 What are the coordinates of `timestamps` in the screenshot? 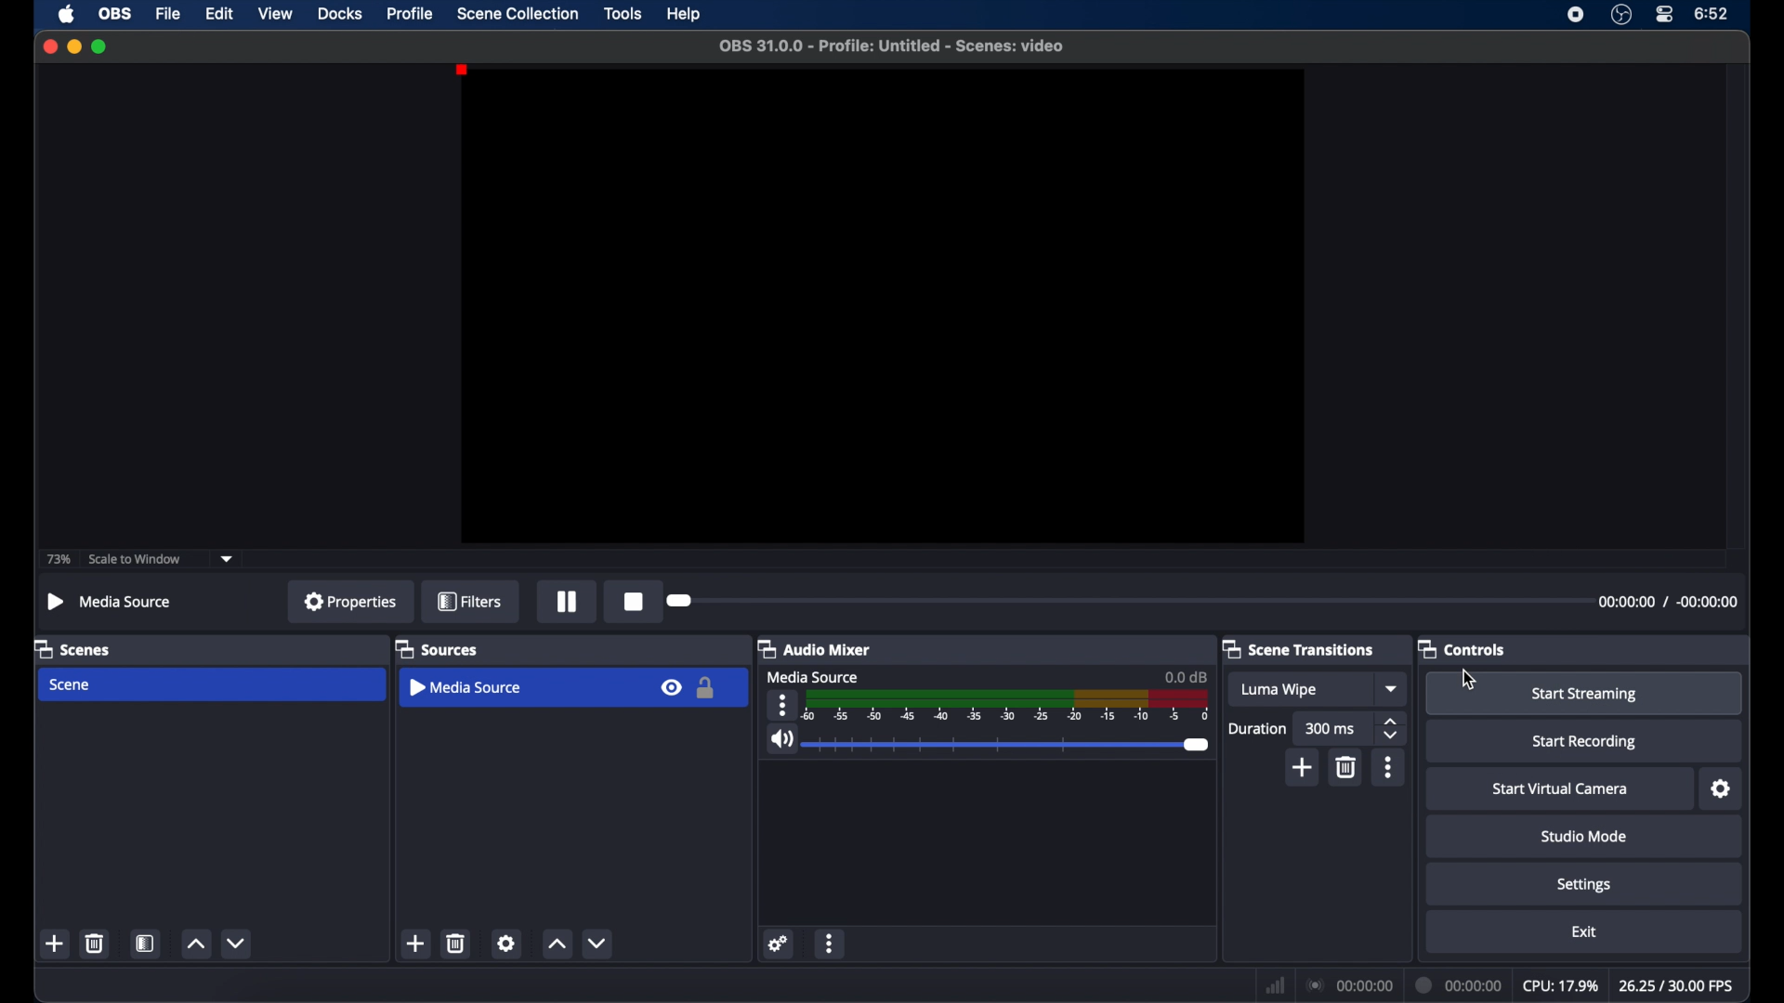 It's located at (1668, 602).